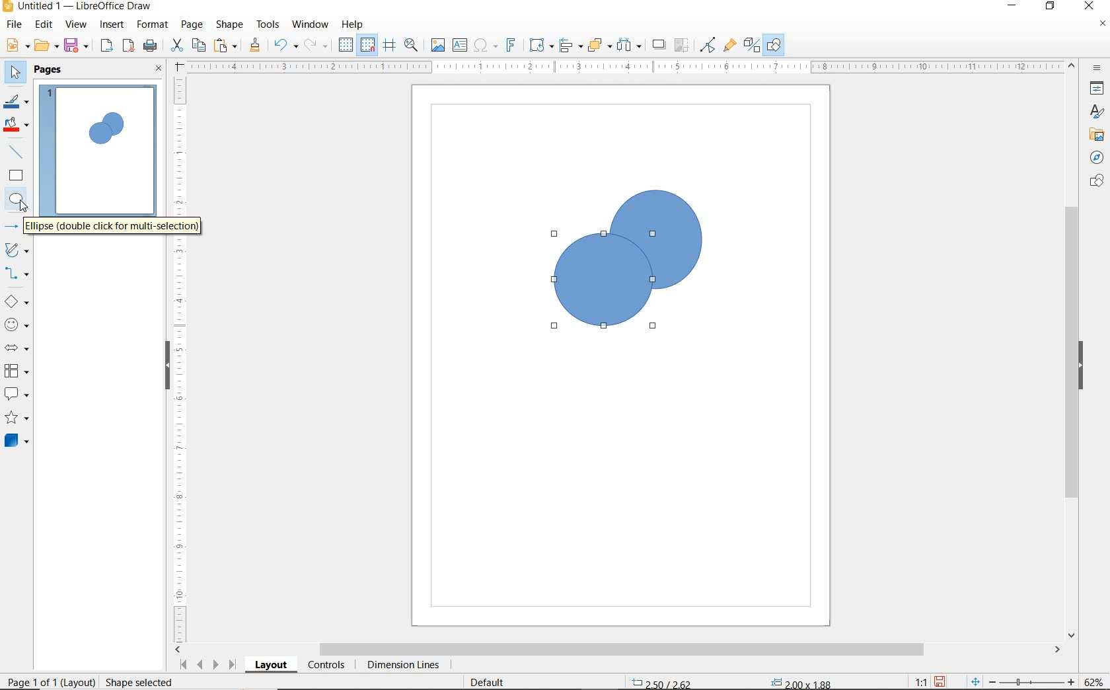 The image size is (1110, 690). Describe the element at coordinates (16, 73) in the screenshot. I see `SELECT` at that location.